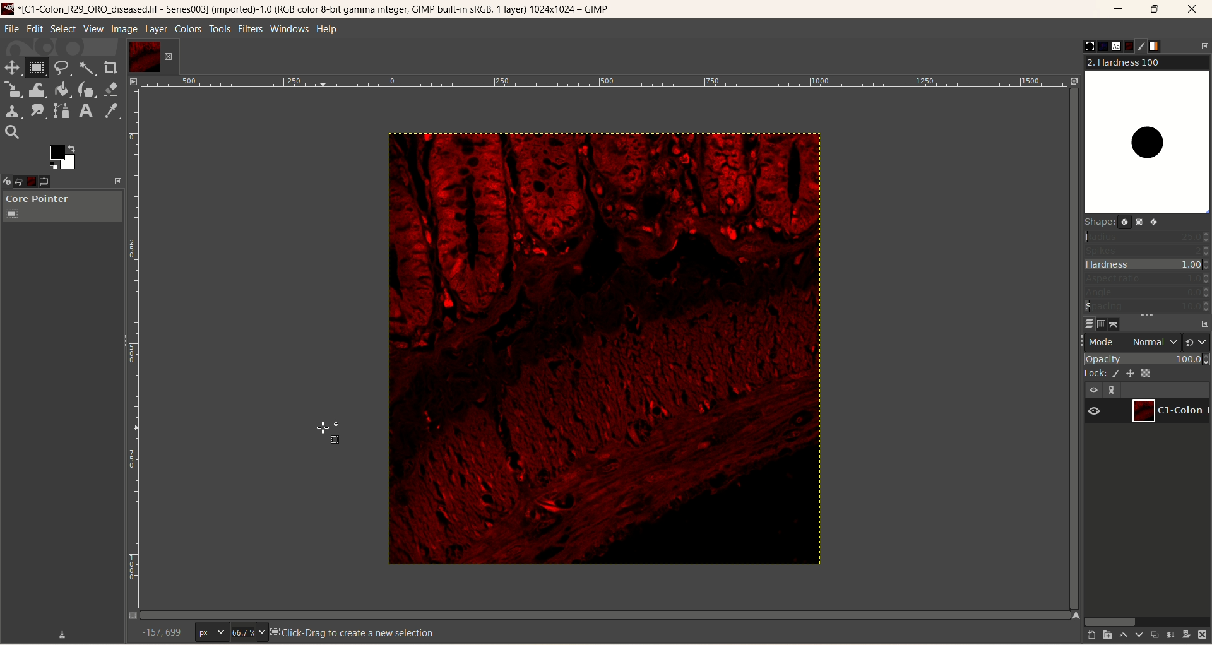  I want to click on file, so click(12, 29).